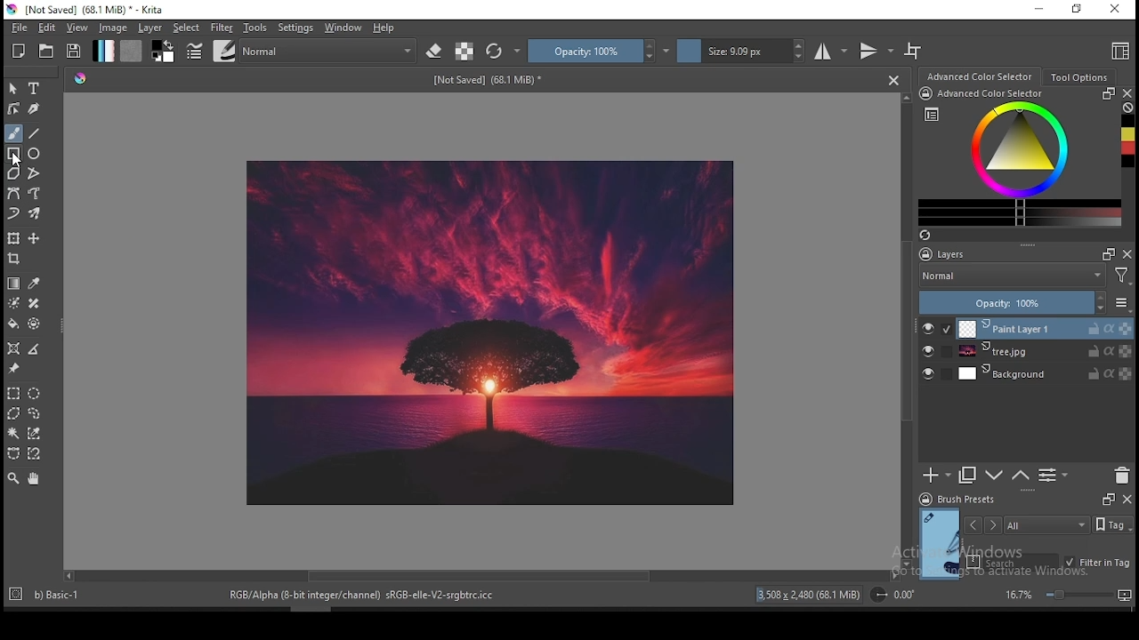  What do you see at coordinates (1128, 254) in the screenshot?
I see `close docker` at bounding box center [1128, 254].